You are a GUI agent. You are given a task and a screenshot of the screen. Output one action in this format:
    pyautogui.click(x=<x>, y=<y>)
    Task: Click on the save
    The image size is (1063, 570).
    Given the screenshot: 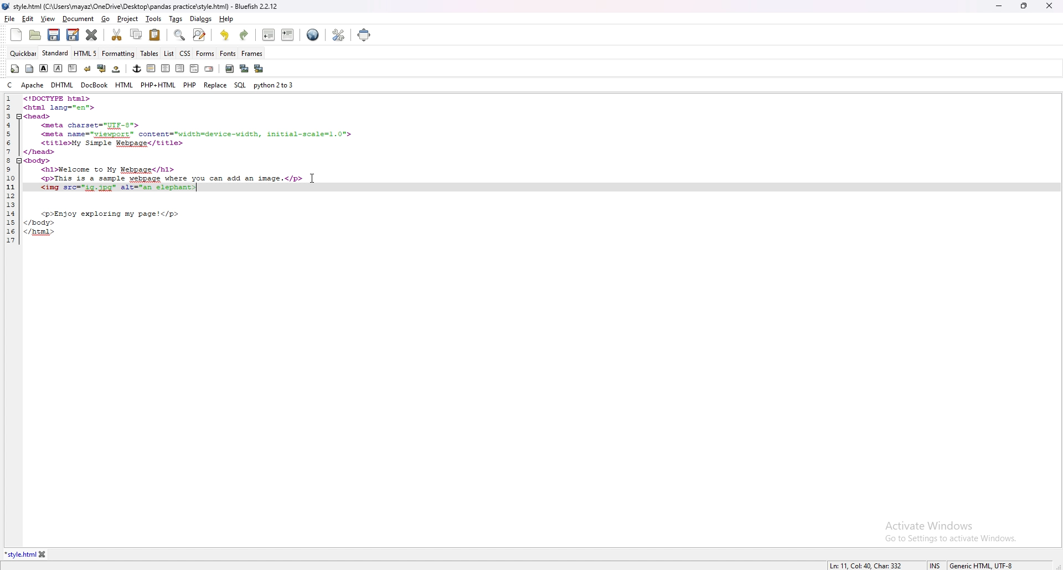 What is the action you would take?
    pyautogui.click(x=54, y=35)
    